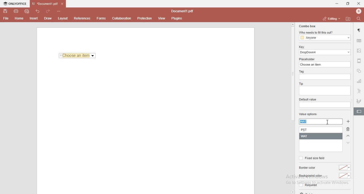 The height and width of the screenshot is (194, 364). I want to click on fixed size field, so click(312, 158).